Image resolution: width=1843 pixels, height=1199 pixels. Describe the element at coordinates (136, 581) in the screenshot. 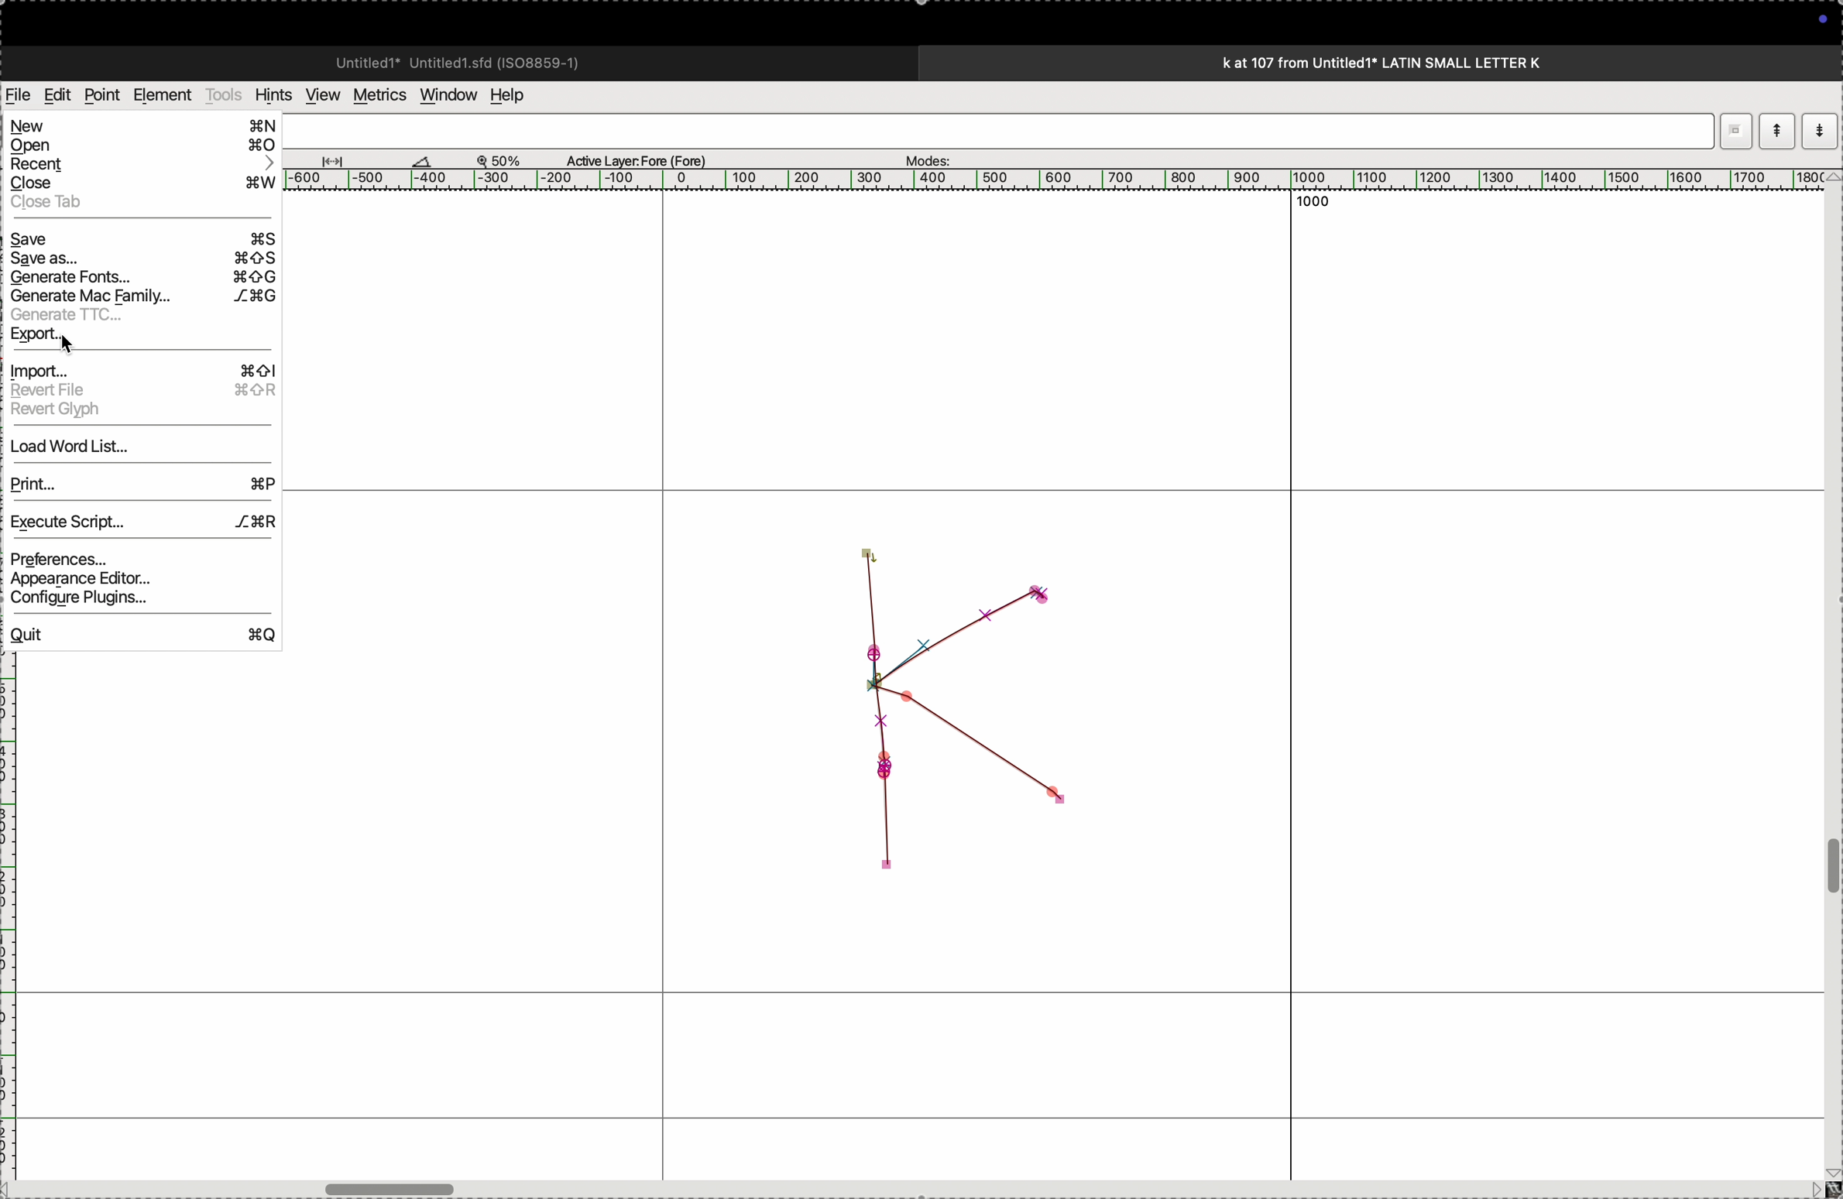

I see `apperance editor` at that location.